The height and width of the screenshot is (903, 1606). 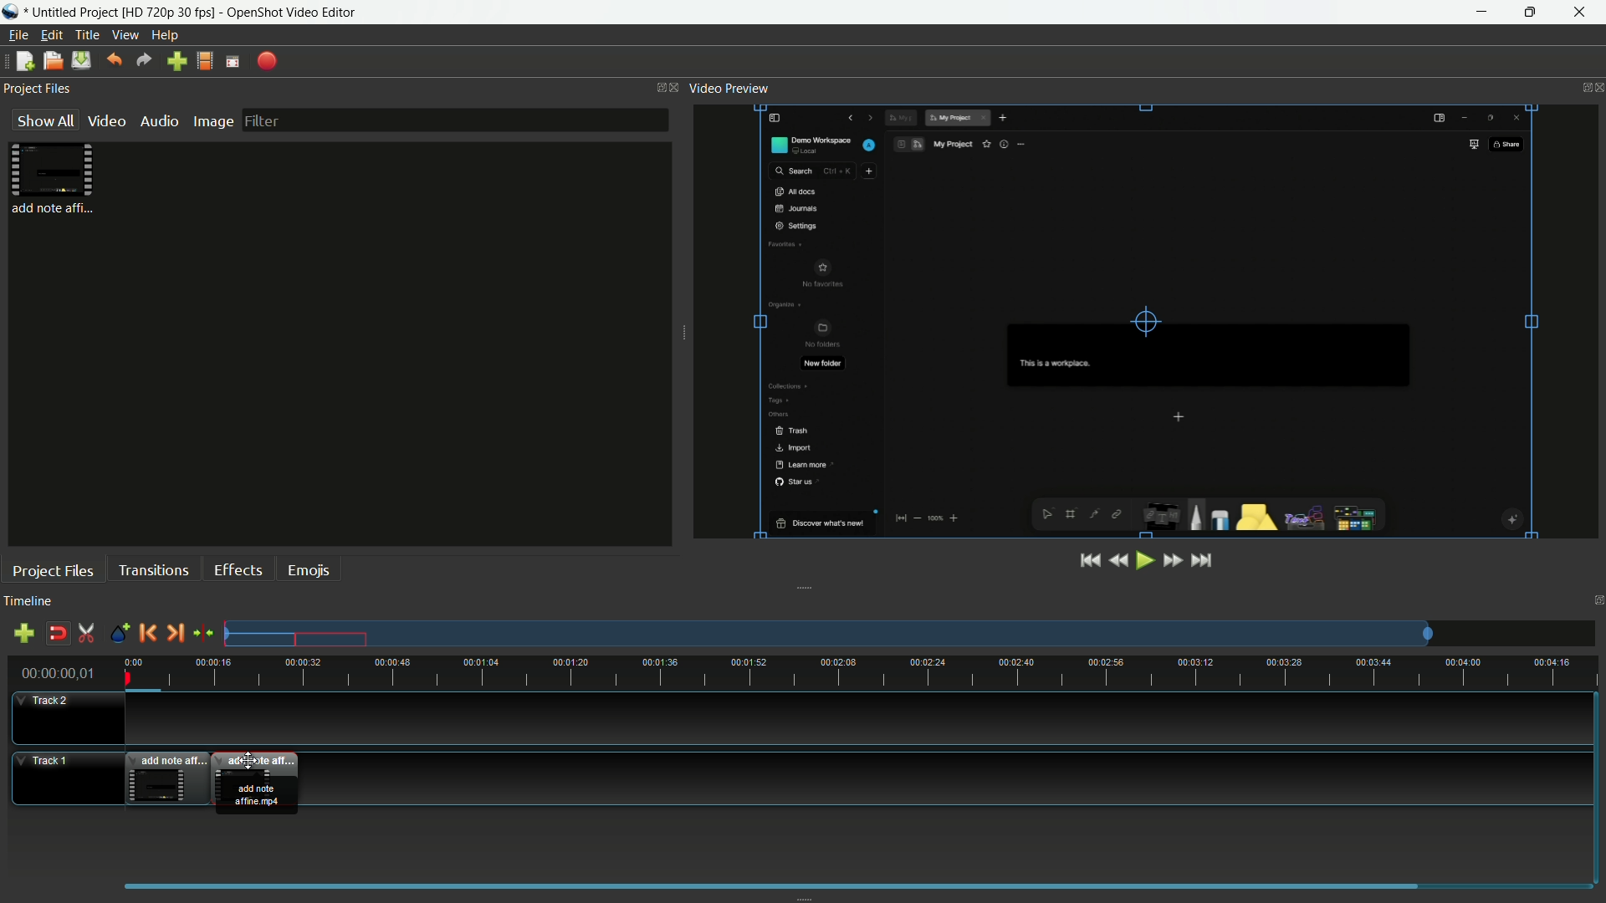 I want to click on jump to end, so click(x=1202, y=561).